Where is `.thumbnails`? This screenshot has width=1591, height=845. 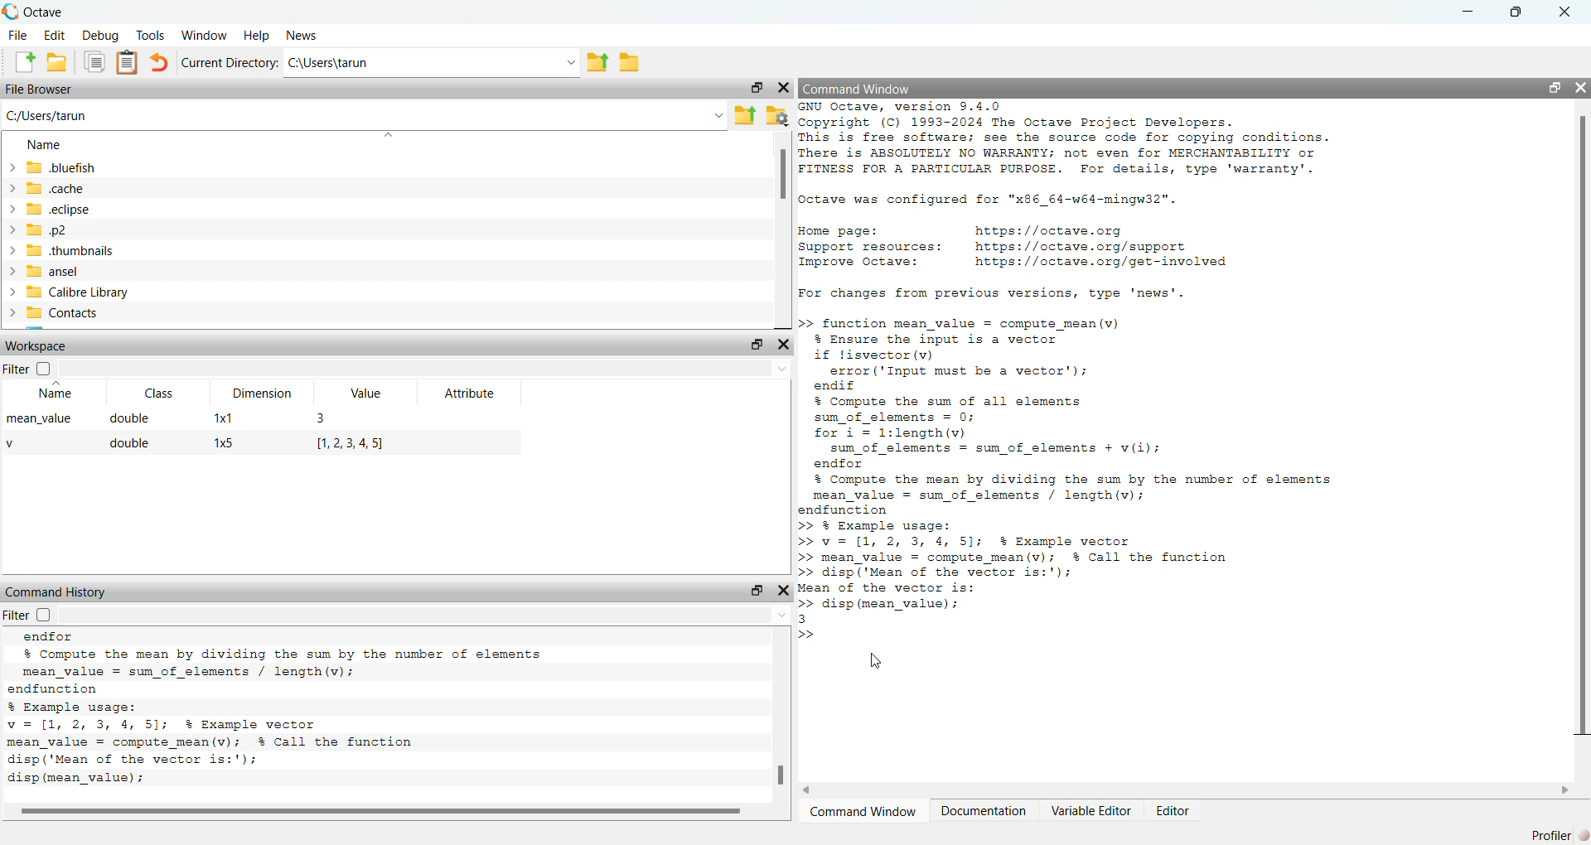
.thumbnails is located at coordinates (70, 252).